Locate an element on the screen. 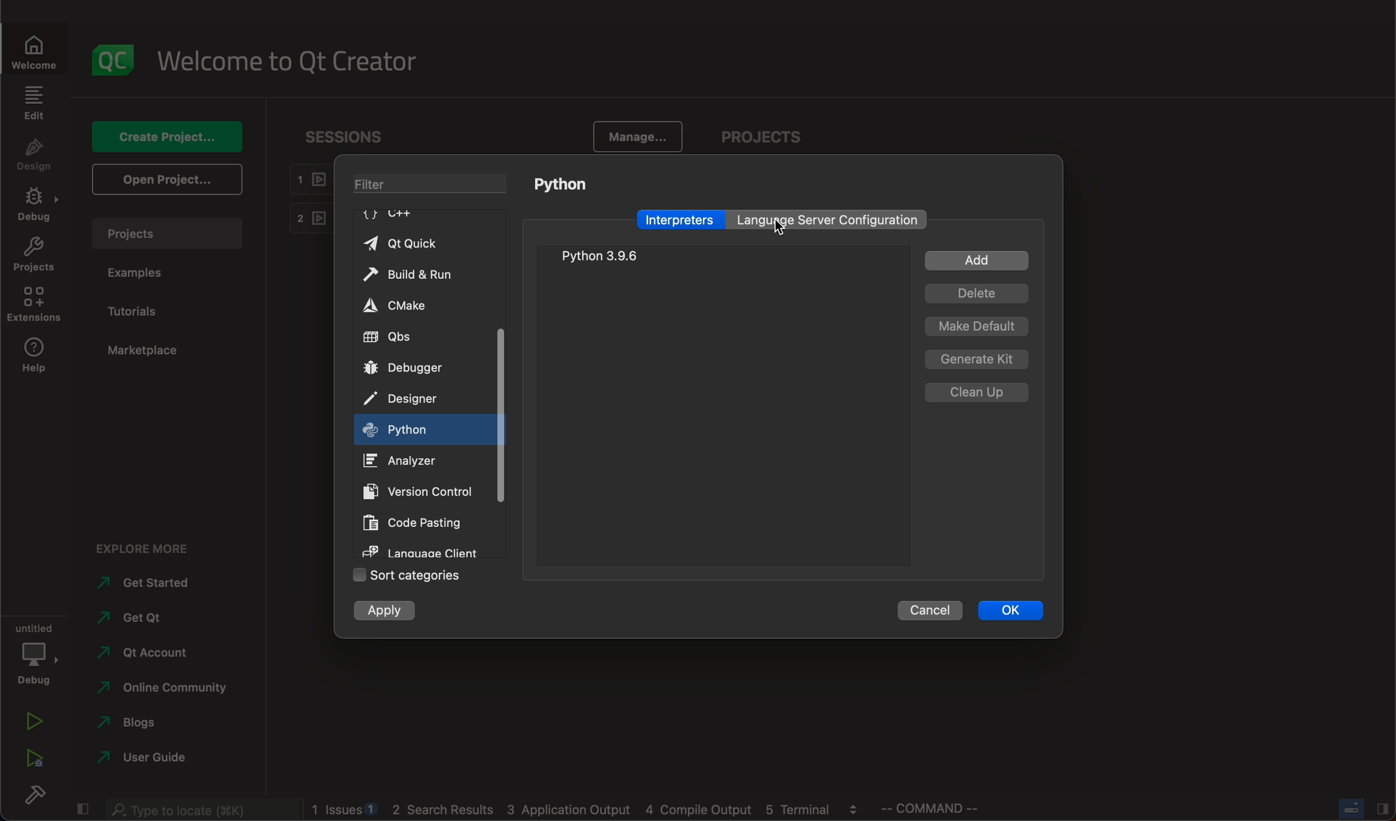 This screenshot has height=821, width=1396. version is located at coordinates (421, 491).